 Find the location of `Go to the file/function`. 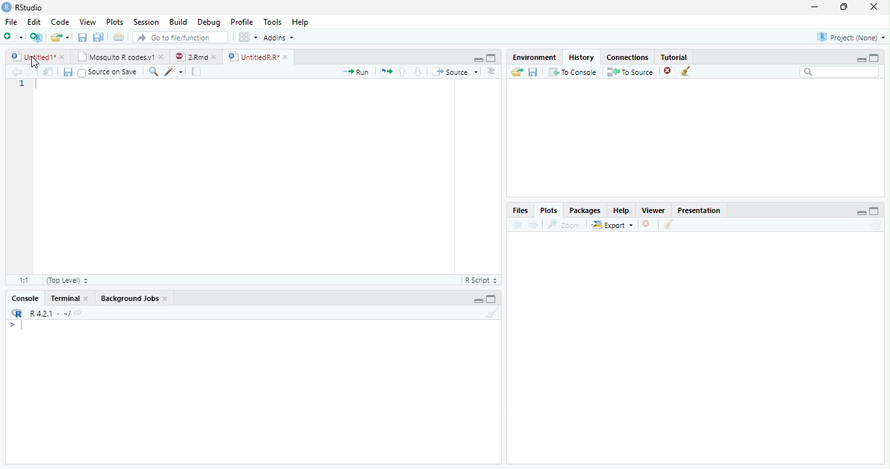

Go to the file/function is located at coordinates (181, 38).